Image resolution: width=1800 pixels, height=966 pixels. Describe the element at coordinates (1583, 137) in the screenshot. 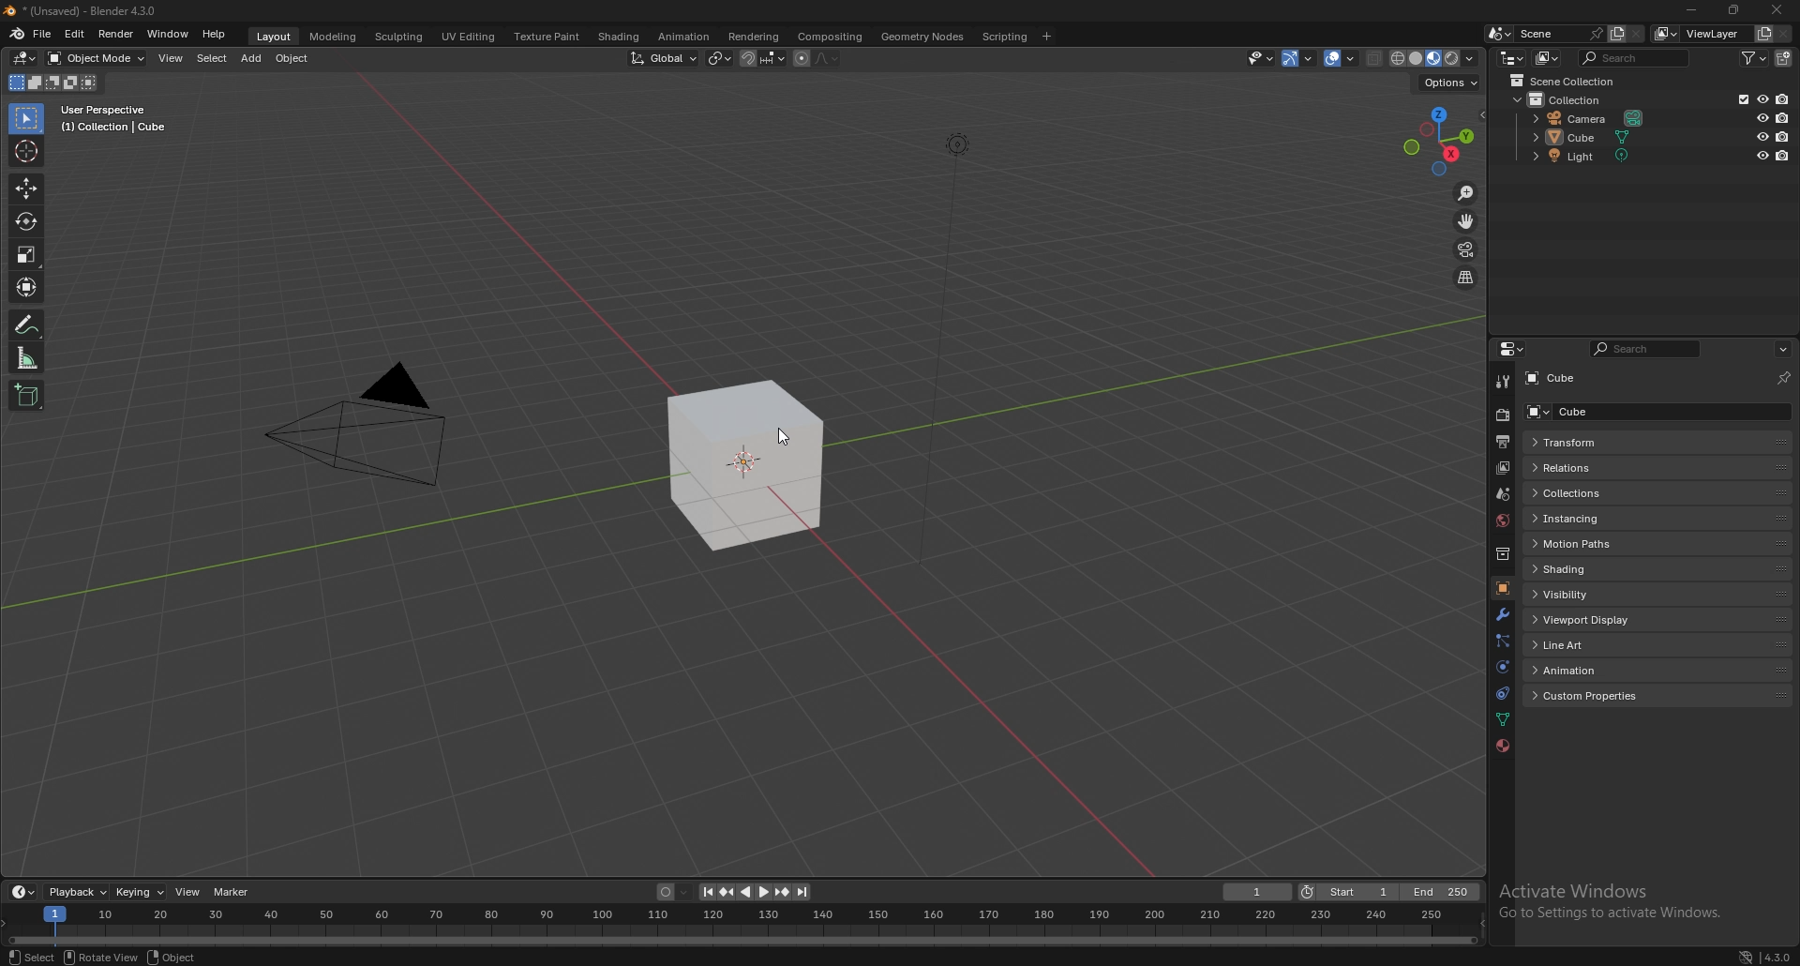

I see `cube` at that location.